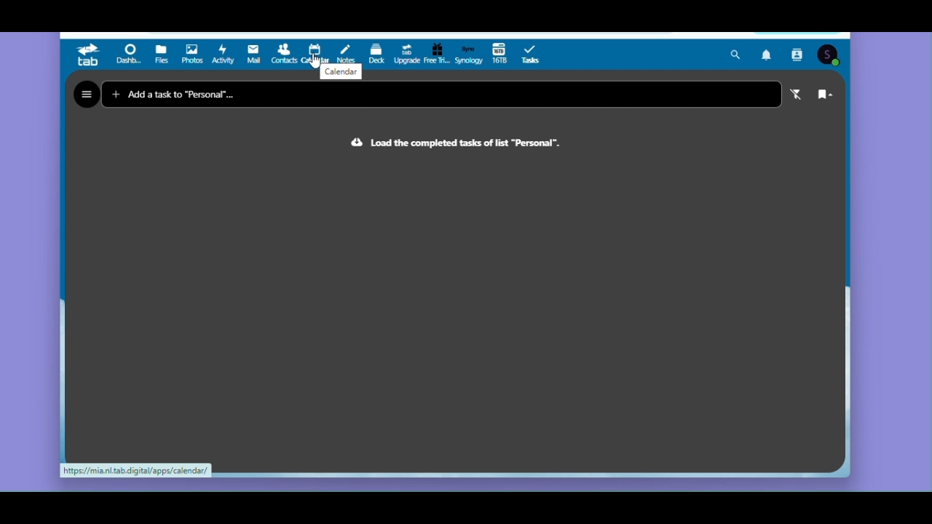 Image resolution: width=932 pixels, height=524 pixels. Describe the element at coordinates (436, 55) in the screenshot. I see `Free trial` at that location.